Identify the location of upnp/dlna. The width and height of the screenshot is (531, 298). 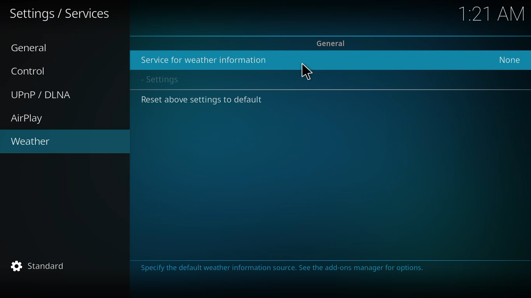
(43, 95).